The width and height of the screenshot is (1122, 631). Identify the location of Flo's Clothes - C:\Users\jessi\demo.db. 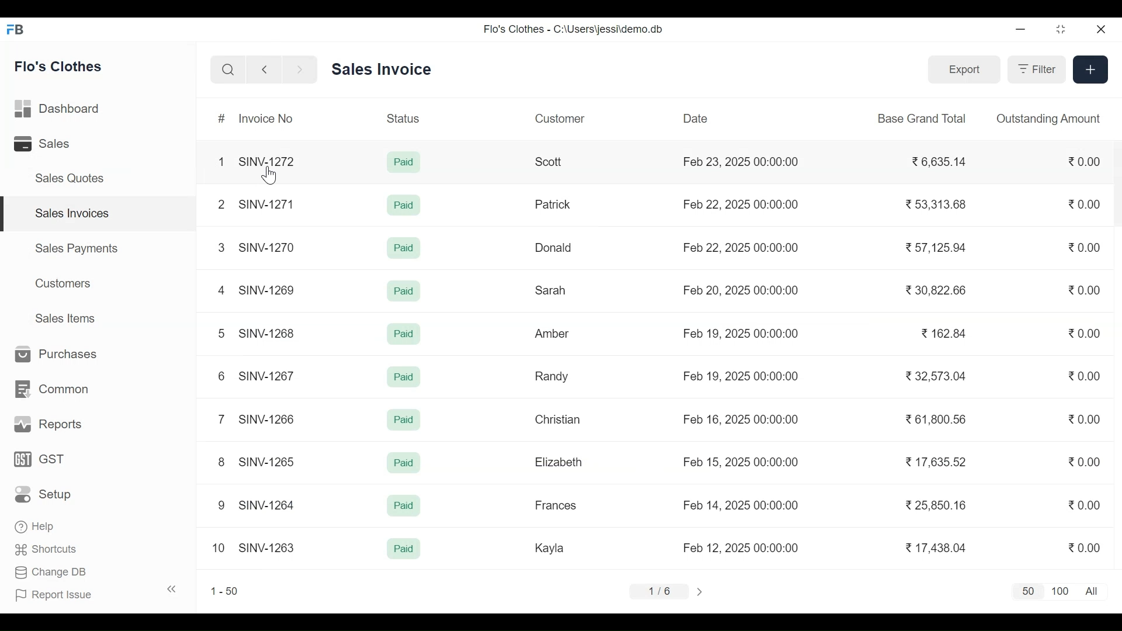
(573, 28).